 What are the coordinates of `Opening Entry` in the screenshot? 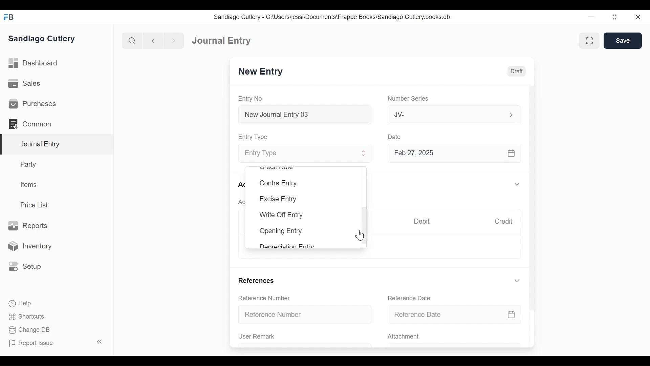 It's located at (283, 231).